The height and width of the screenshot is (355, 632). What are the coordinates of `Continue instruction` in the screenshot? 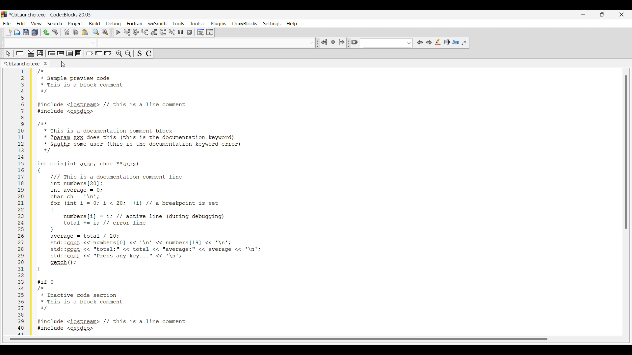 It's located at (99, 53).